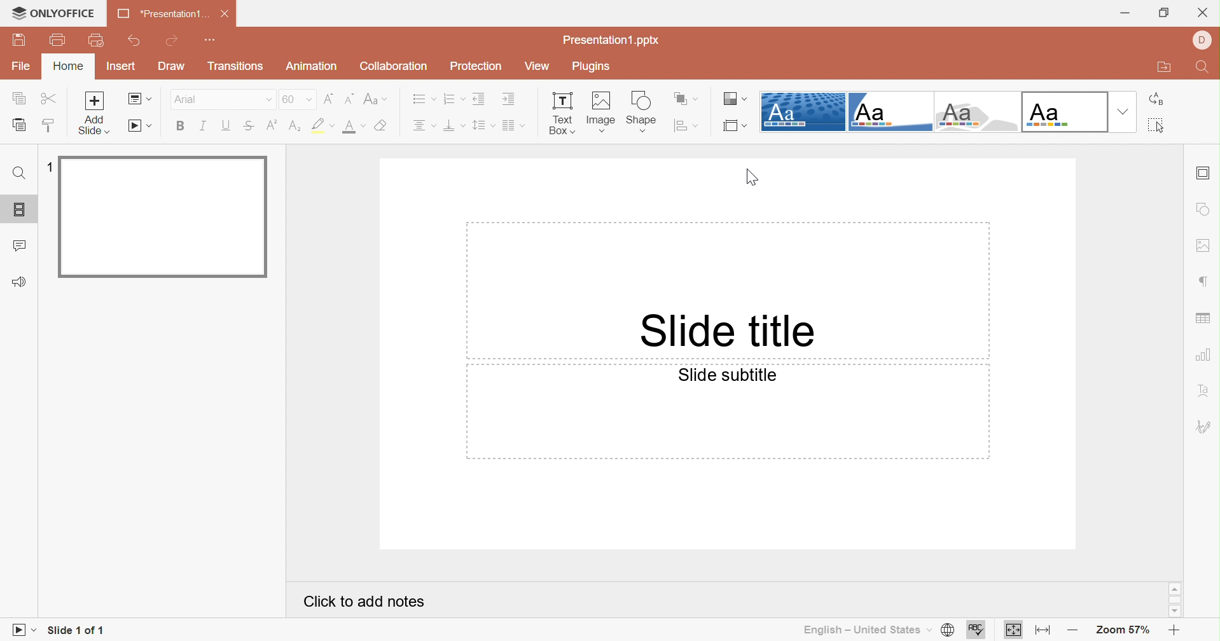 Image resolution: width=1220 pixels, height=641 pixels. I want to click on Italic, so click(204, 126).